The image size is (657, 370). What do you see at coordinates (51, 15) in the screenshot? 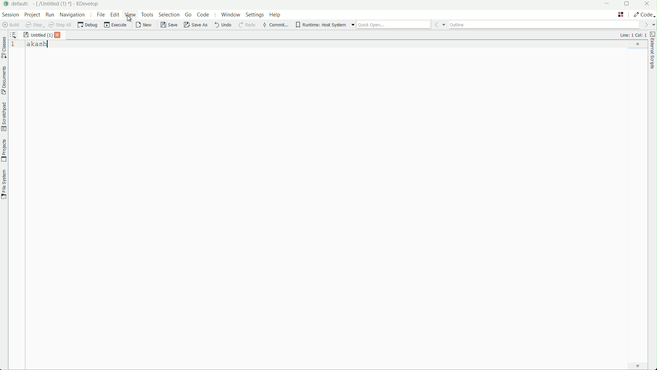
I see `run` at bounding box center [51, 15].